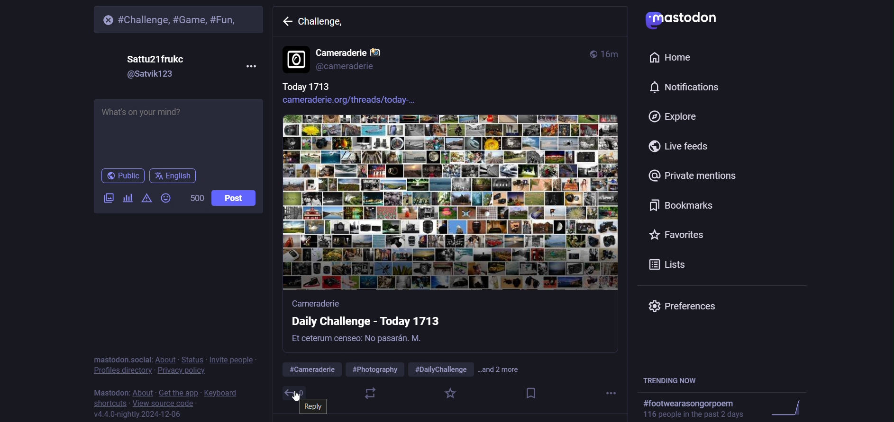  Describe the element at coordinates (352, 67) in the screenshot. I see `(@cameraderie` at that location.